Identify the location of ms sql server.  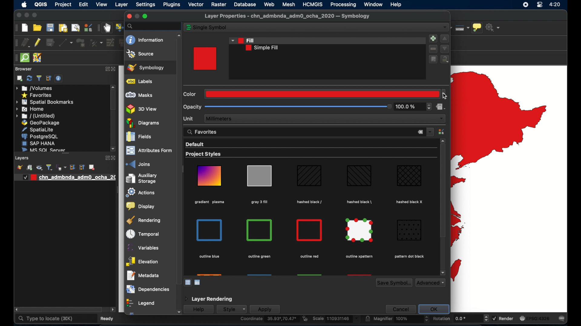
(42, 149).